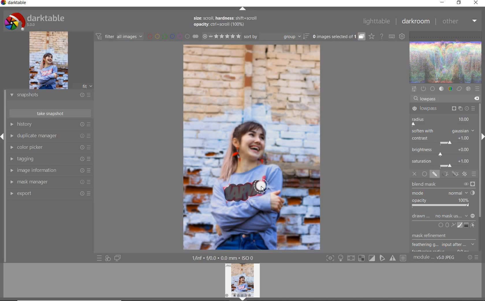  What do you see at coordinates (262, 190) in the screenshot?
I see `cursor` at bounding box center [262, 190].